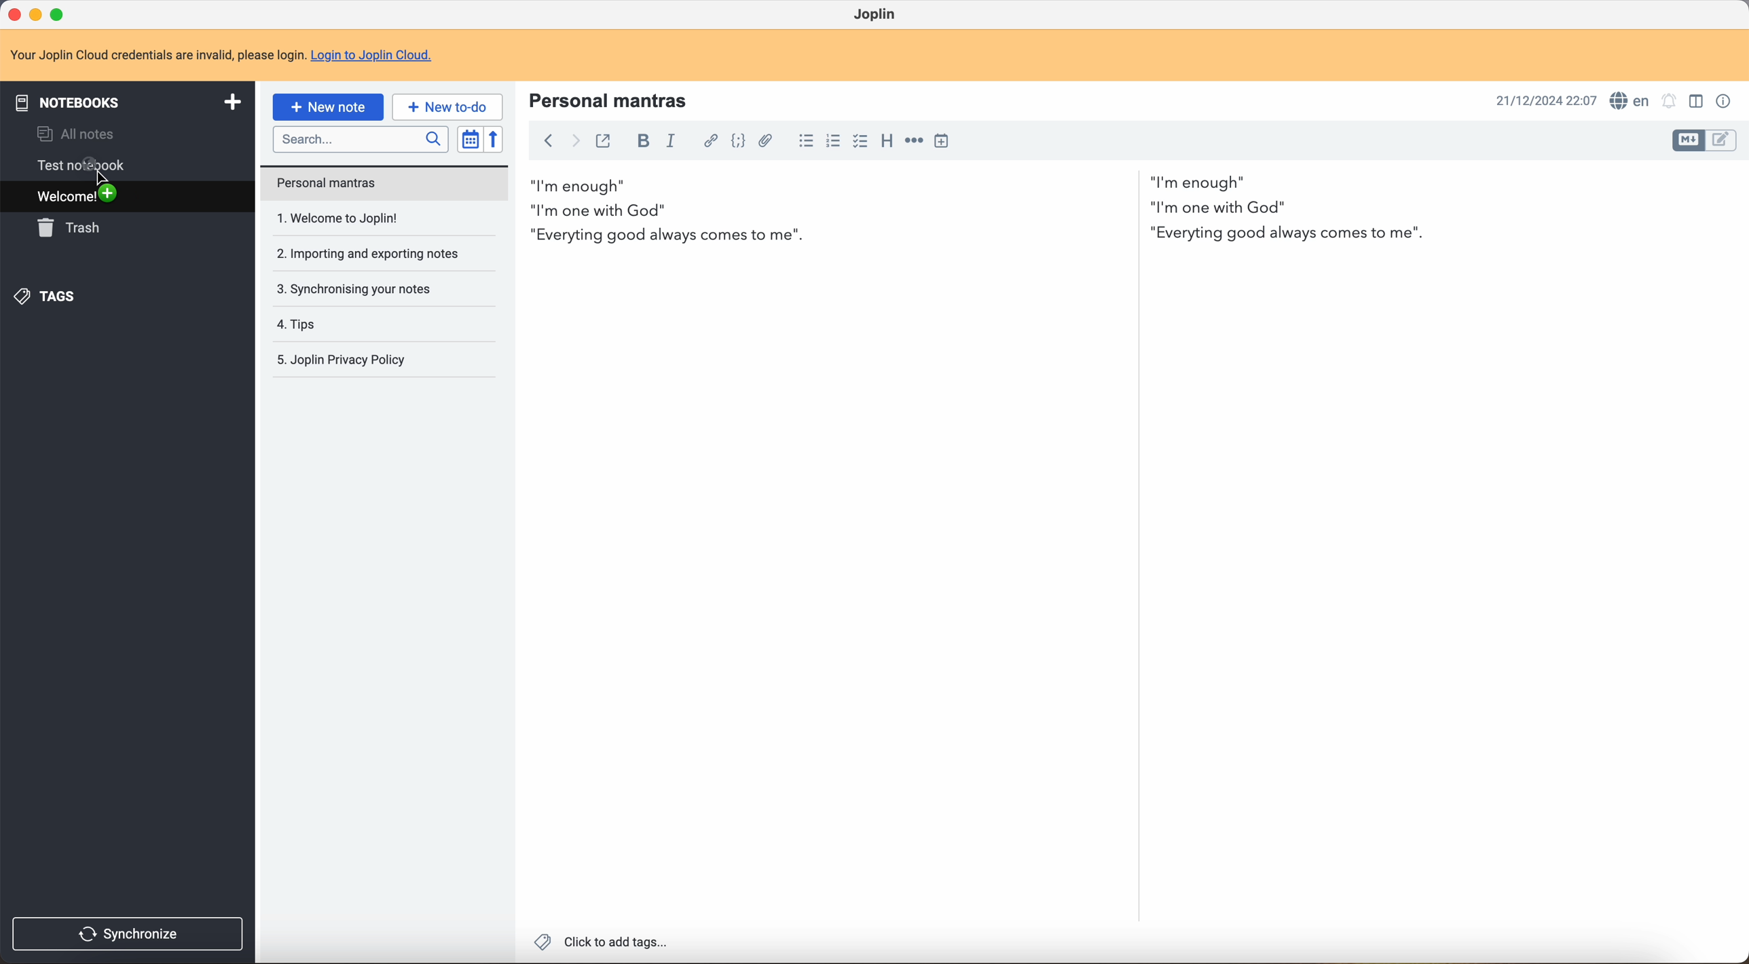 The image size is (1749, 964). What do you see at coordinates (468, 138) in the screenshot?
I see `toggle sort order field` at bounding box center [468, 138].